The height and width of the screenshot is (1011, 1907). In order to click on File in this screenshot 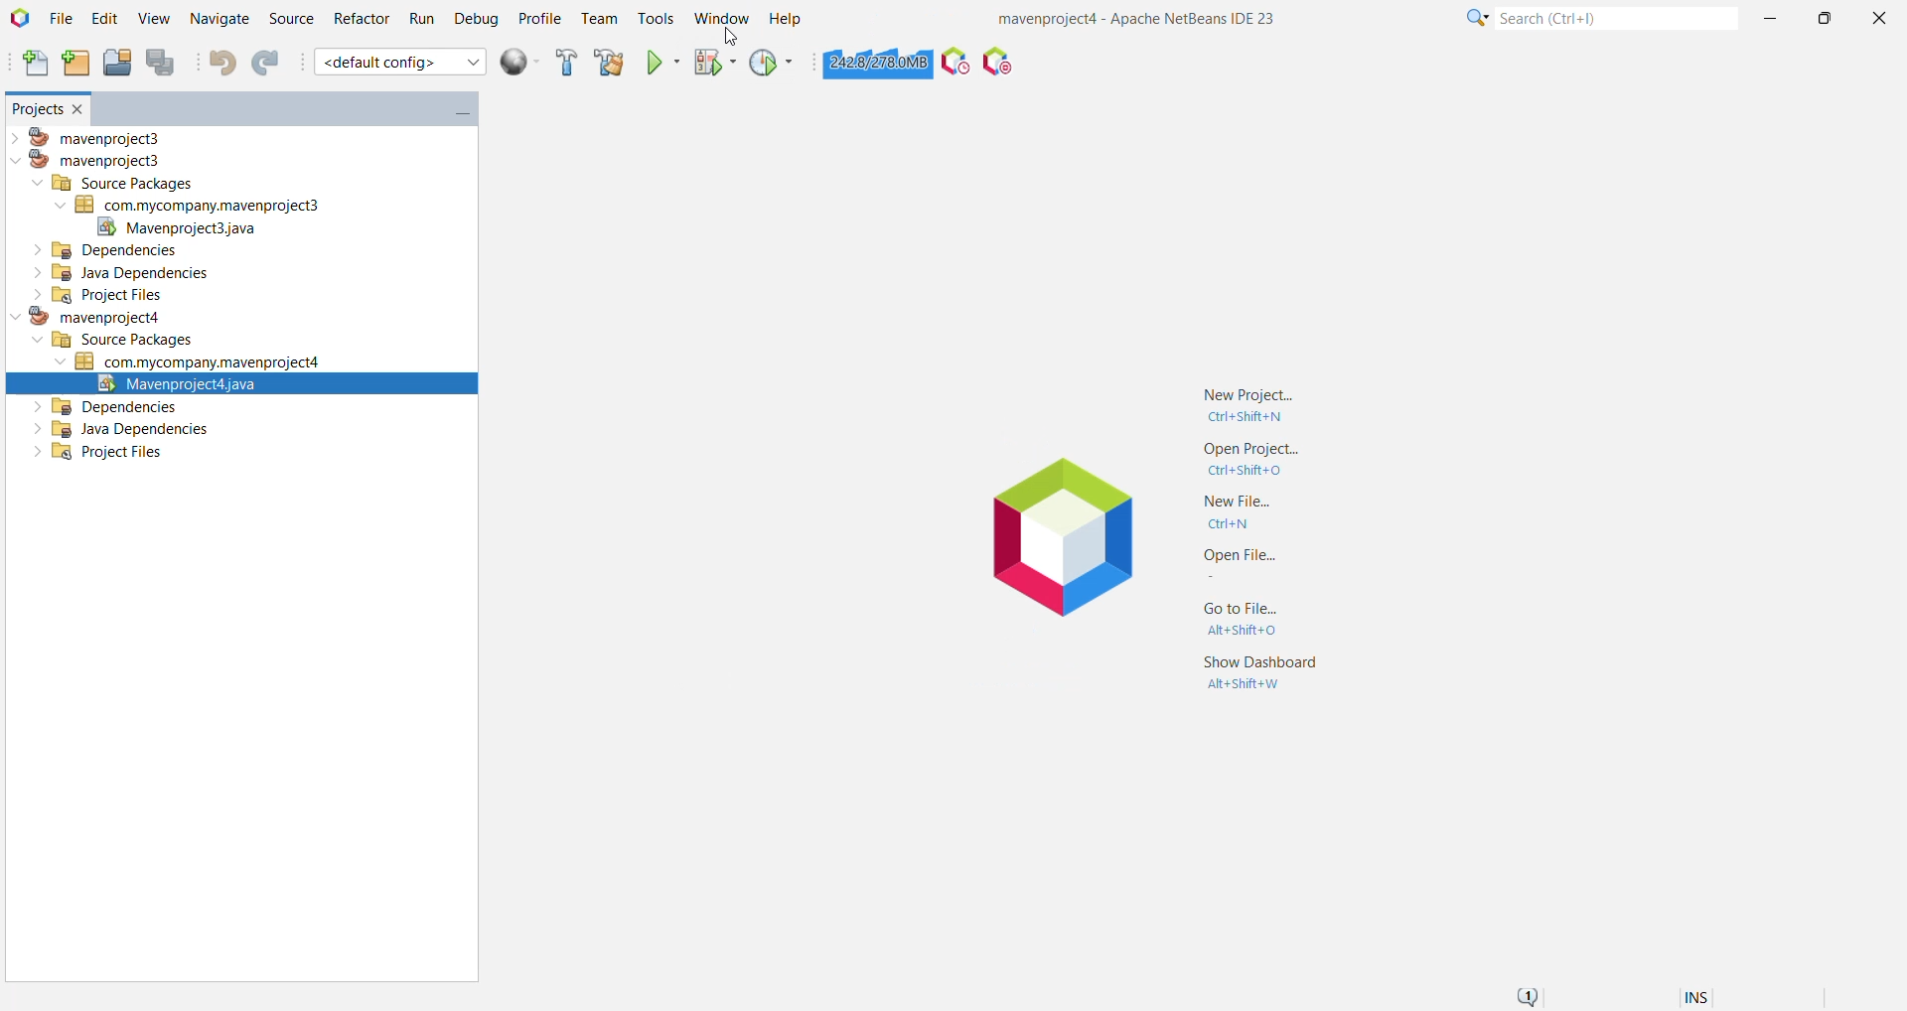, I will do `click(62, 19)`.